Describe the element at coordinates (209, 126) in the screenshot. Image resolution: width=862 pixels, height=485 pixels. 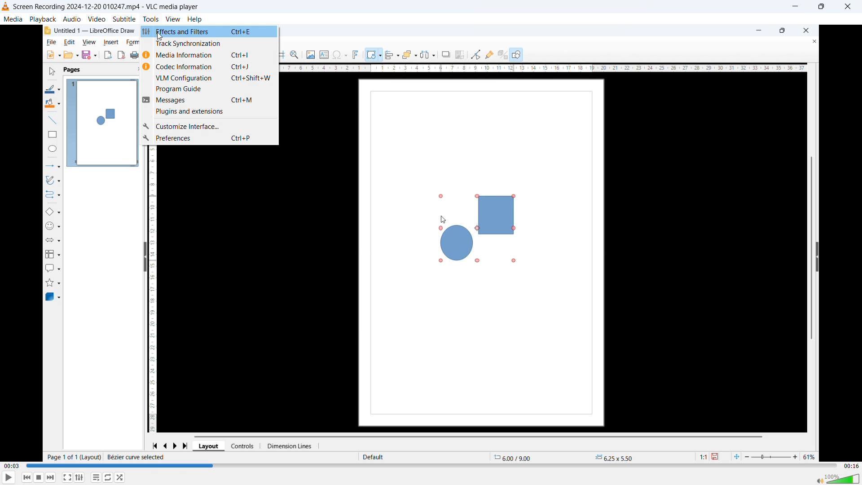
I see `customise interface ` at that location.